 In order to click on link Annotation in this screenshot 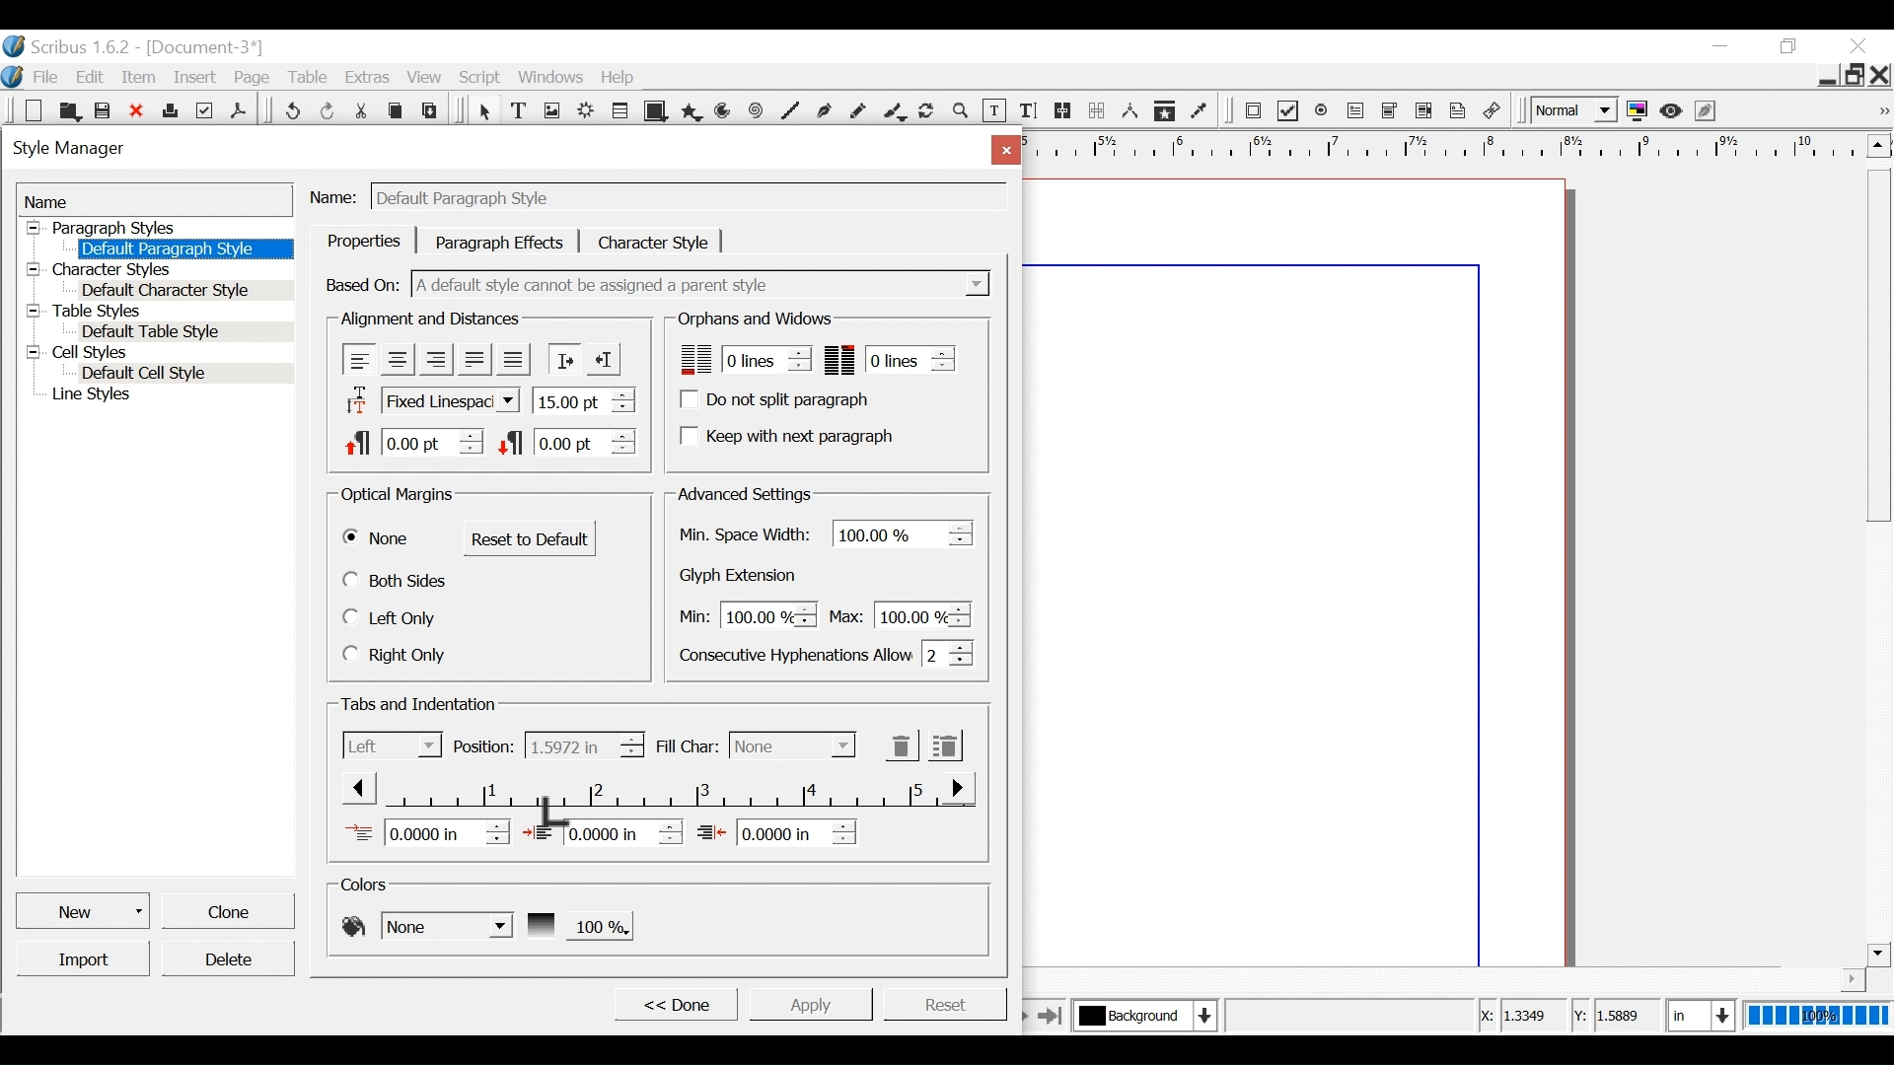, I will do `click(1493, 111)`.